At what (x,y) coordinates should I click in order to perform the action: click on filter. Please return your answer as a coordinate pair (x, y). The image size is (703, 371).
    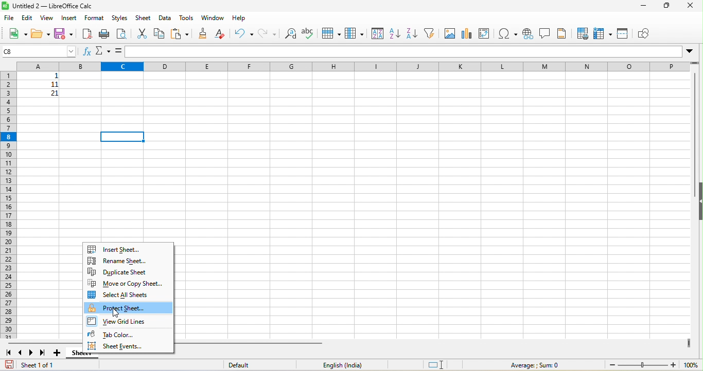
    Looking at the image, I should click on (429, 33).